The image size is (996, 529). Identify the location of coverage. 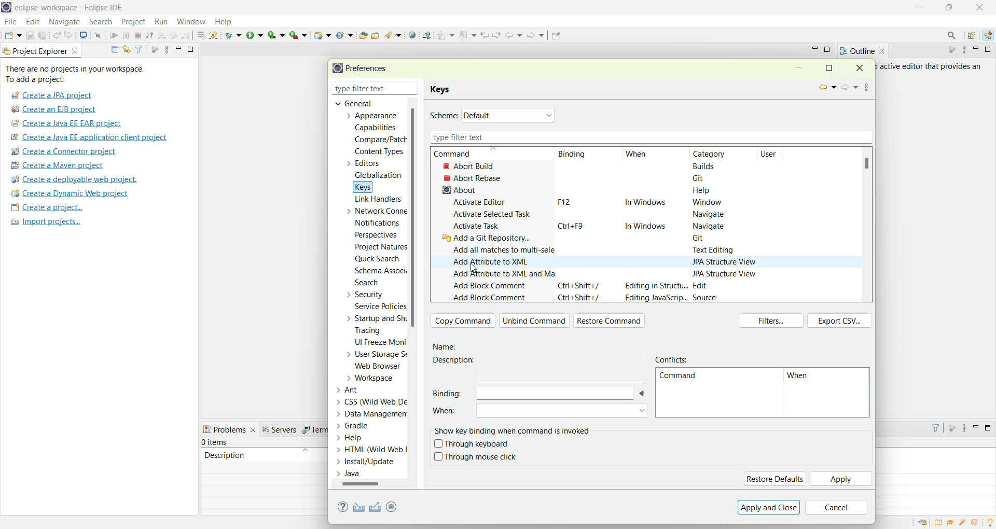
(276, 35).